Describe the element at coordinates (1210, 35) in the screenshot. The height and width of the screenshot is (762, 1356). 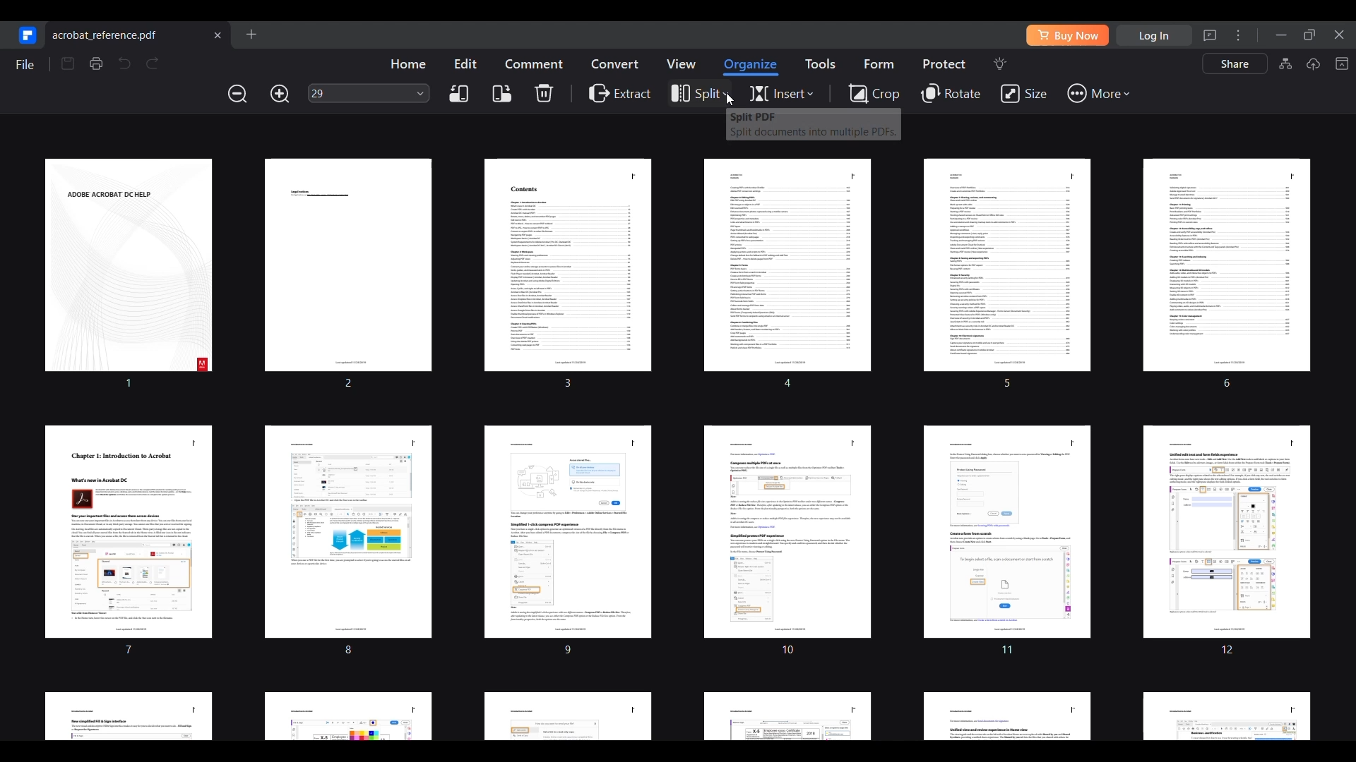
I see `Message center` at that location.